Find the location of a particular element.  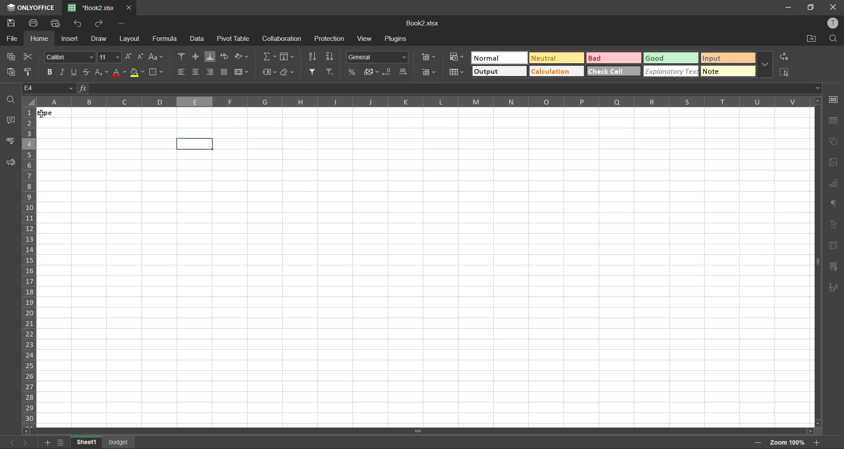

named ranges is located at coordinates (267, 71).